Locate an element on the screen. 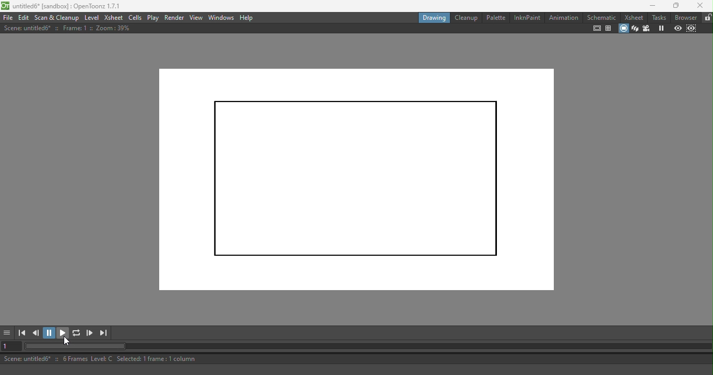  Previous frame is located at coordinates (36, 333).